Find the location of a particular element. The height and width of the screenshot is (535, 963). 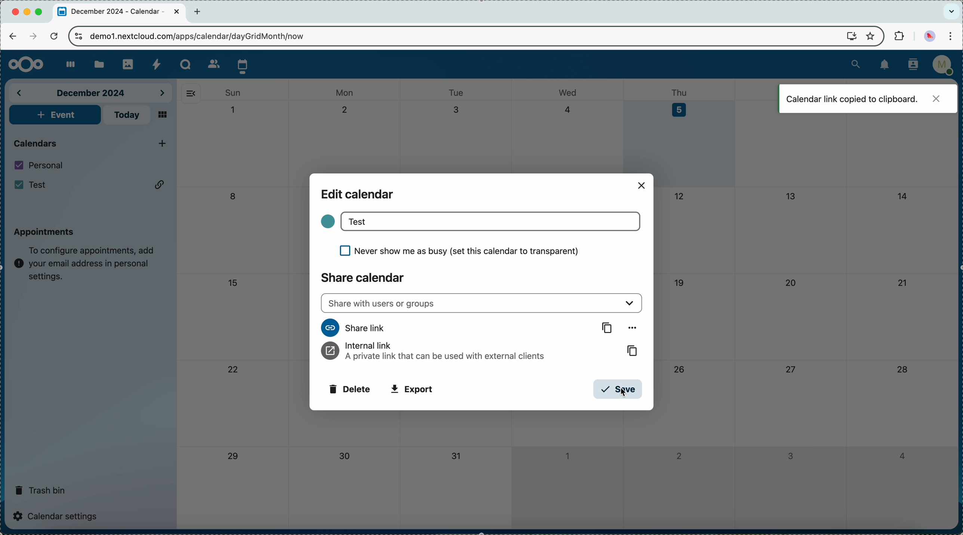

calendars is located at coordinates (37, 142).